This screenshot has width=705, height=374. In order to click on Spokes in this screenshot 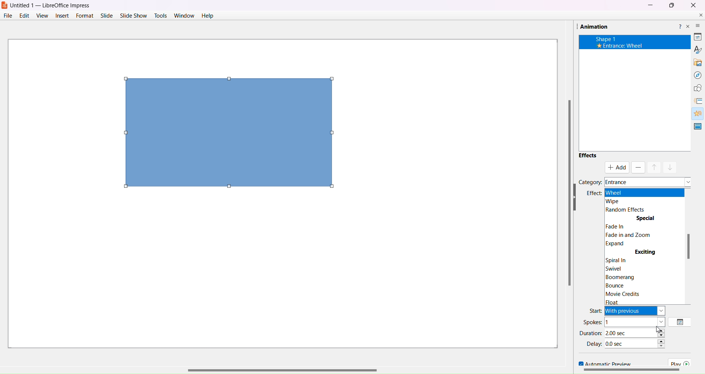, I will do `click(593, 322)`.